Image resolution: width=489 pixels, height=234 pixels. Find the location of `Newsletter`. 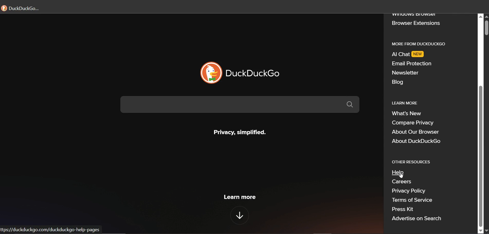

Newsletter is located at coordinates (405, 73).